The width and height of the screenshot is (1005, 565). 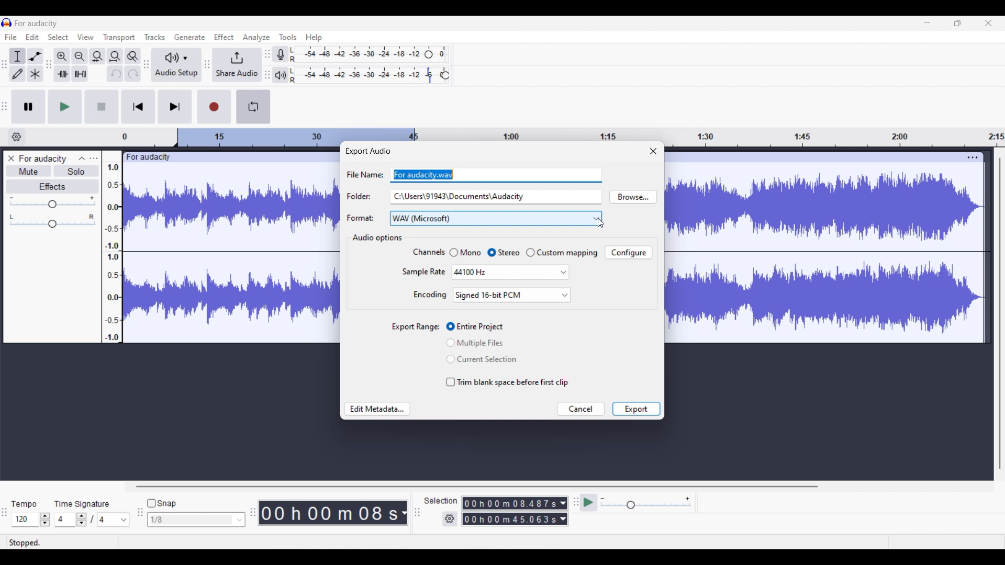 I want to click on Indicates time signature settings, so click(x=82, y=504).